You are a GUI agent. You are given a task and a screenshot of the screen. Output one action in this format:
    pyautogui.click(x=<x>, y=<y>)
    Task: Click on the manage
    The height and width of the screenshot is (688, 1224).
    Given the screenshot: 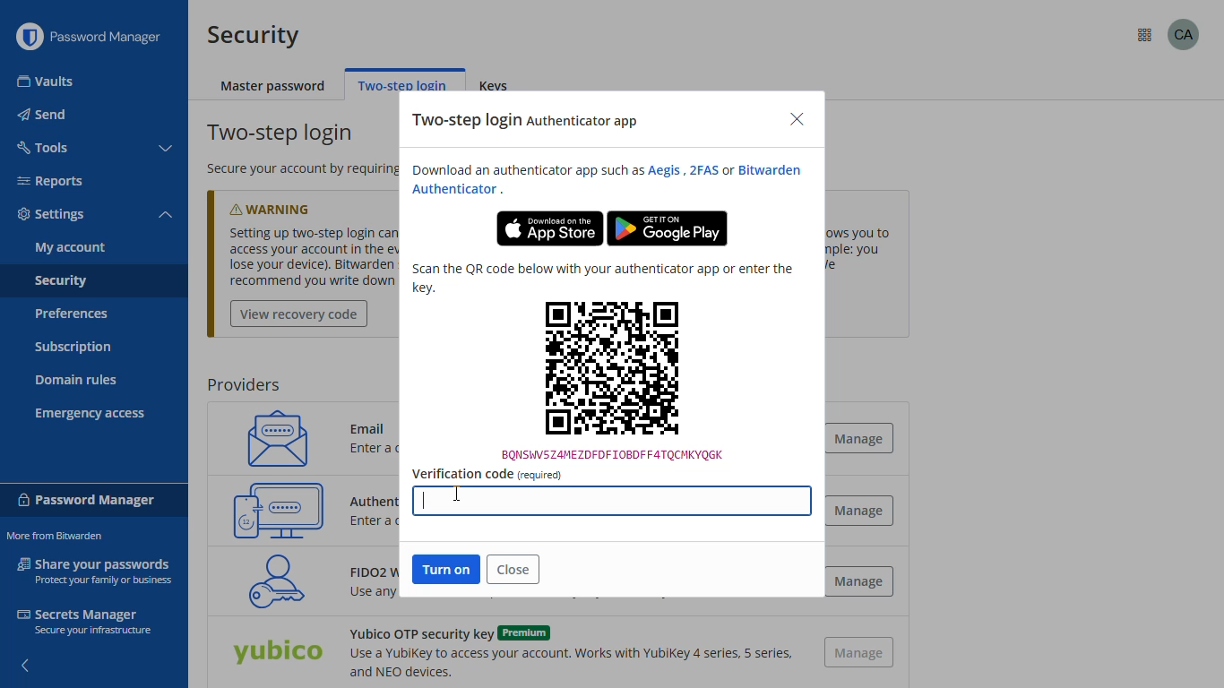 What is the action you would take?
    pyautogui.click(x=860, y=653)
    